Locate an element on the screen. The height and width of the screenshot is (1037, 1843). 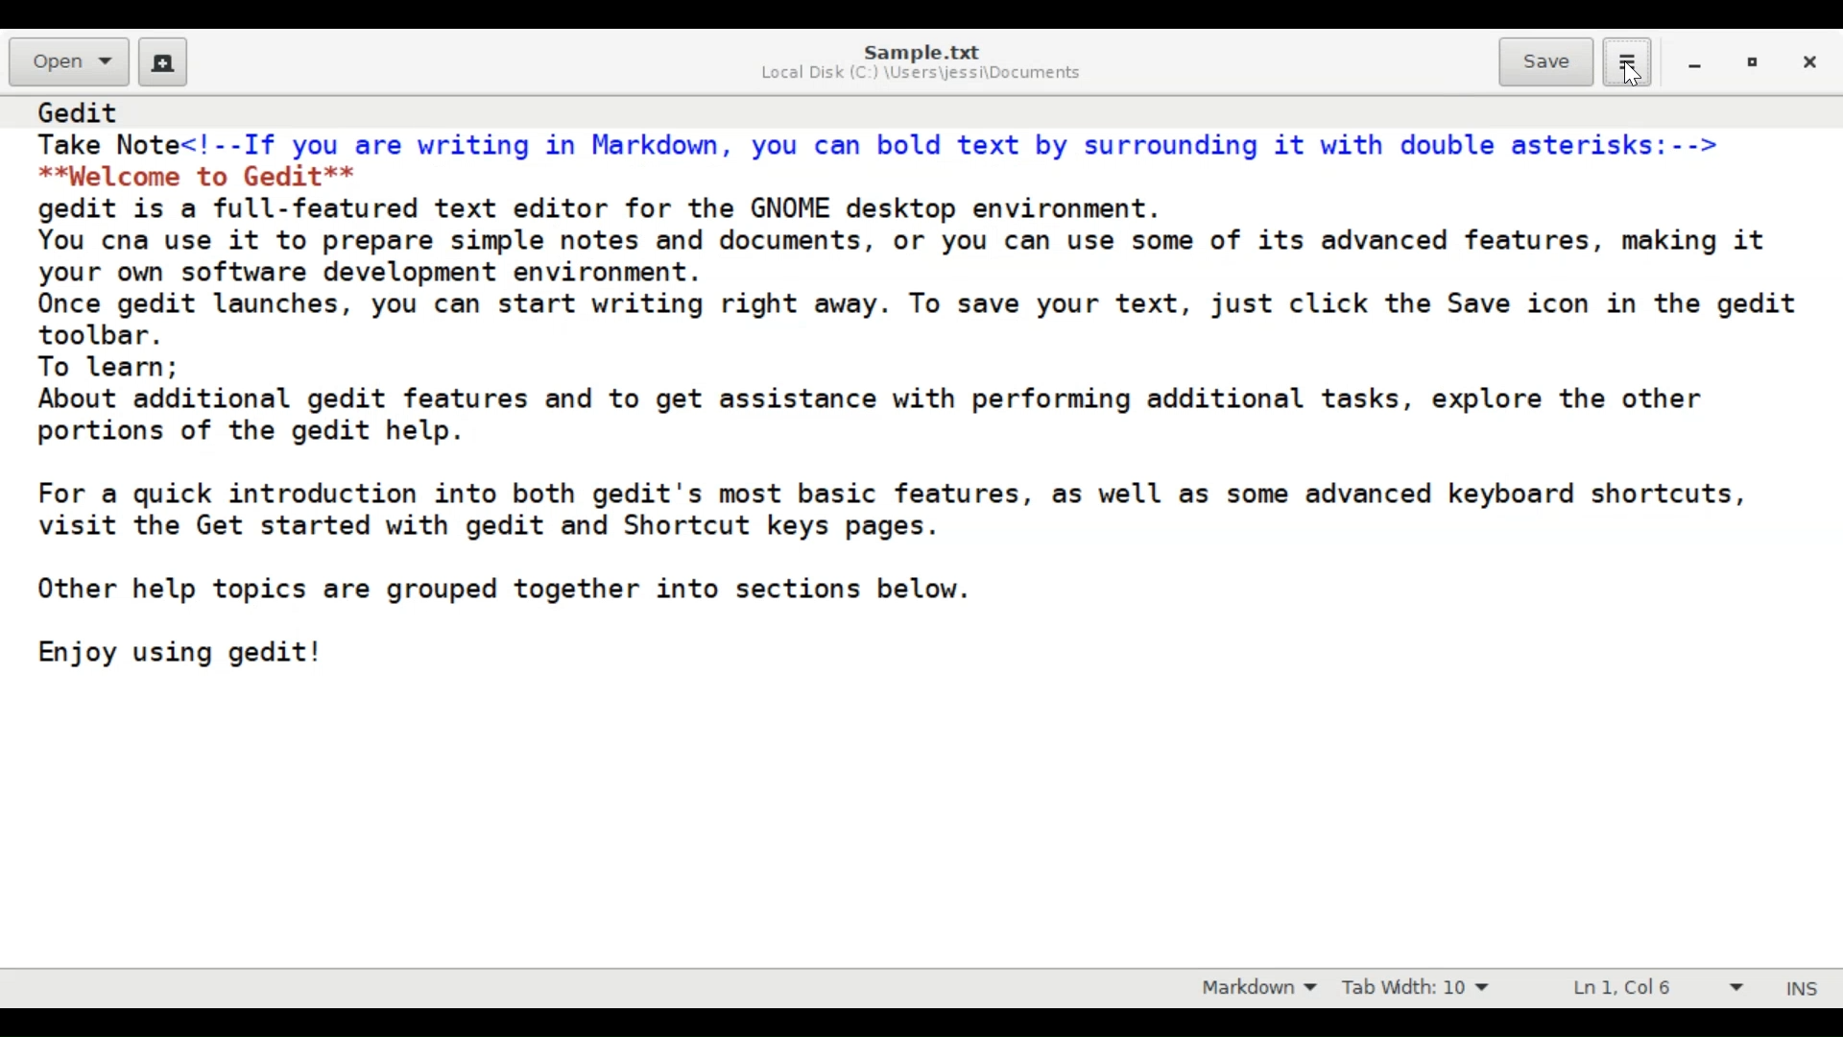
Line & Column Preference (Ln 1, Col 6) is located at coordinates (1646, 990).